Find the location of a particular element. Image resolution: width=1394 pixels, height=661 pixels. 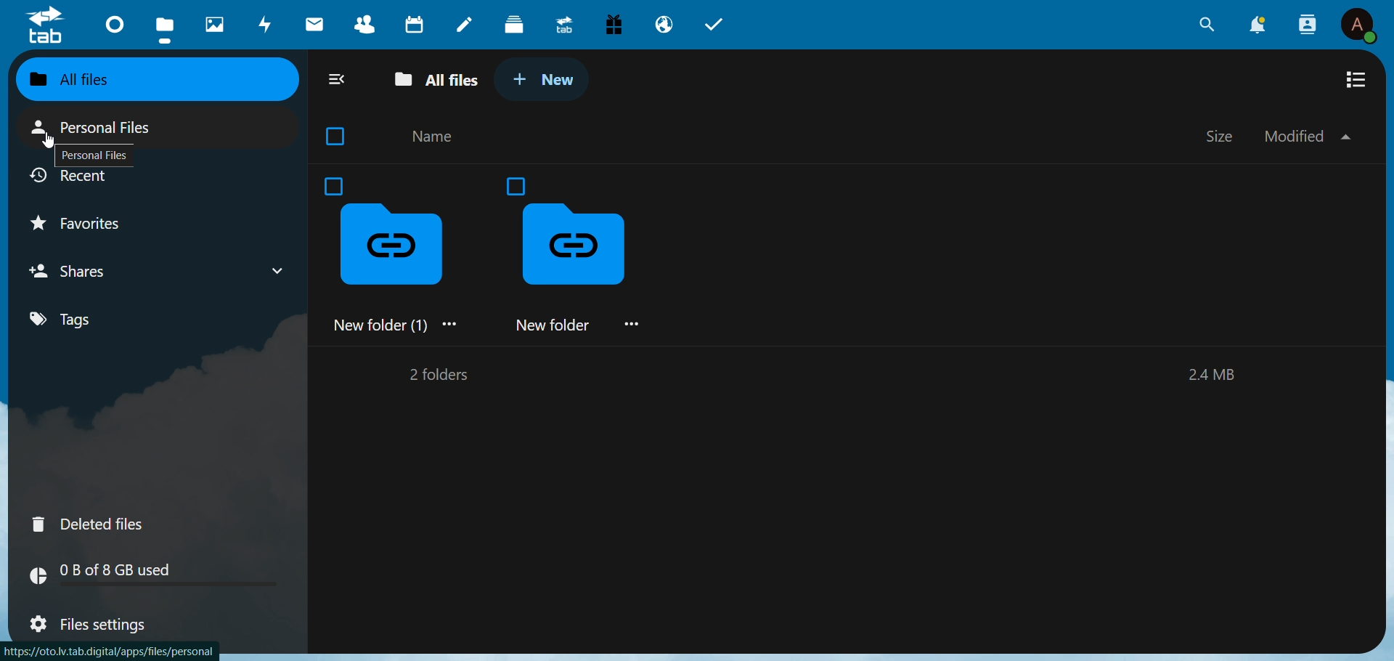

new is located at coordinates (553, 83).